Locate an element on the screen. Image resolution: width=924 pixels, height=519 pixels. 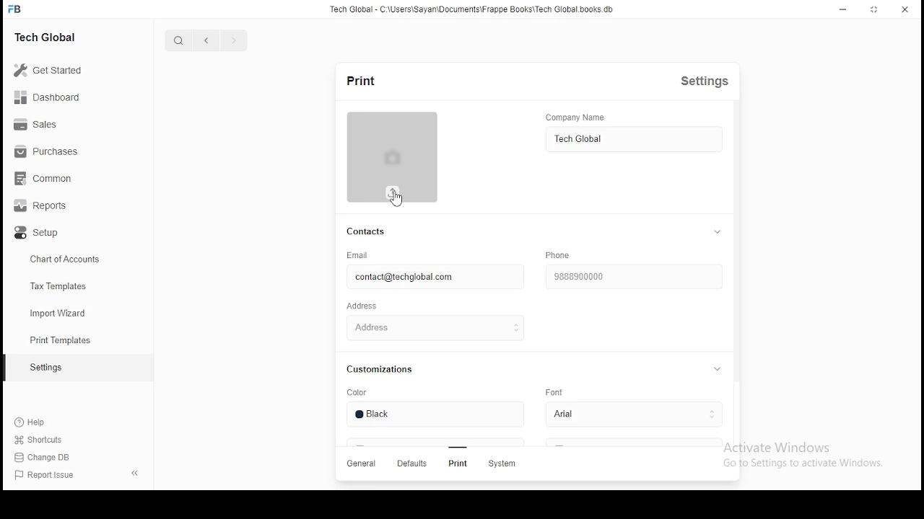
change DB is located at coordinates (39, 459).